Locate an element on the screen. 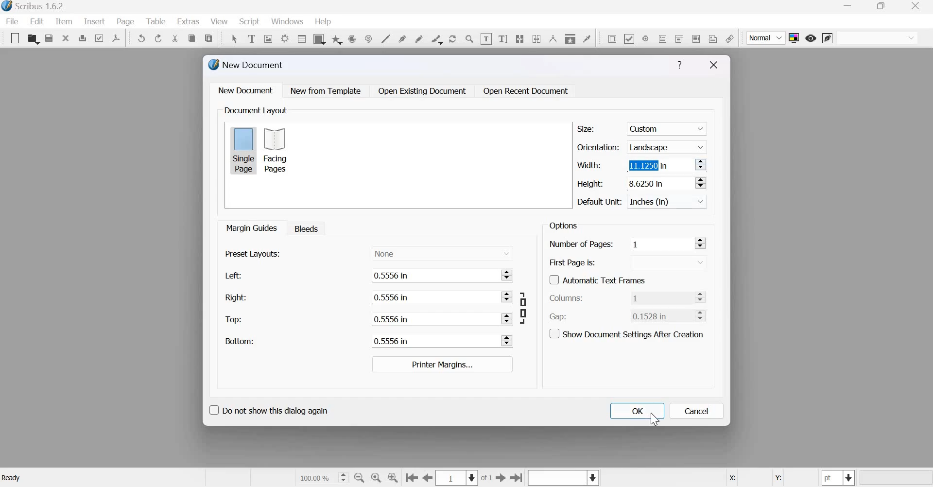 This screenshot has height=487, width=933. Scribus 1.6.2 - [Document-1] is located at coordinates (35, 7).